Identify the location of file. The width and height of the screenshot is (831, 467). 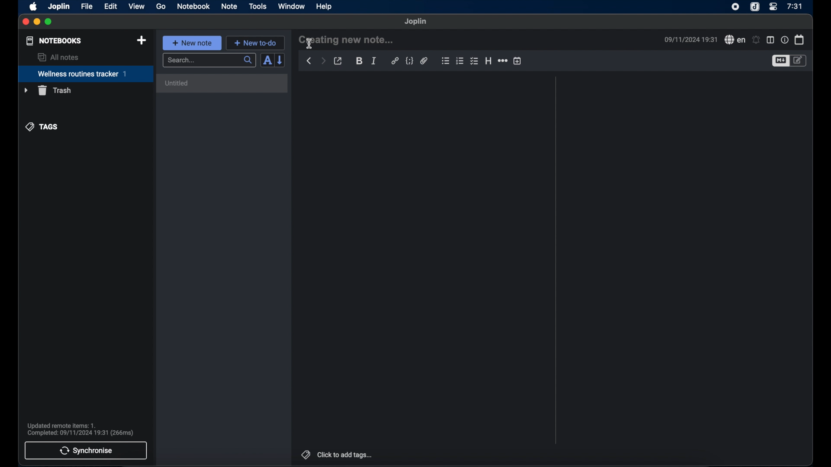
(87, 6).